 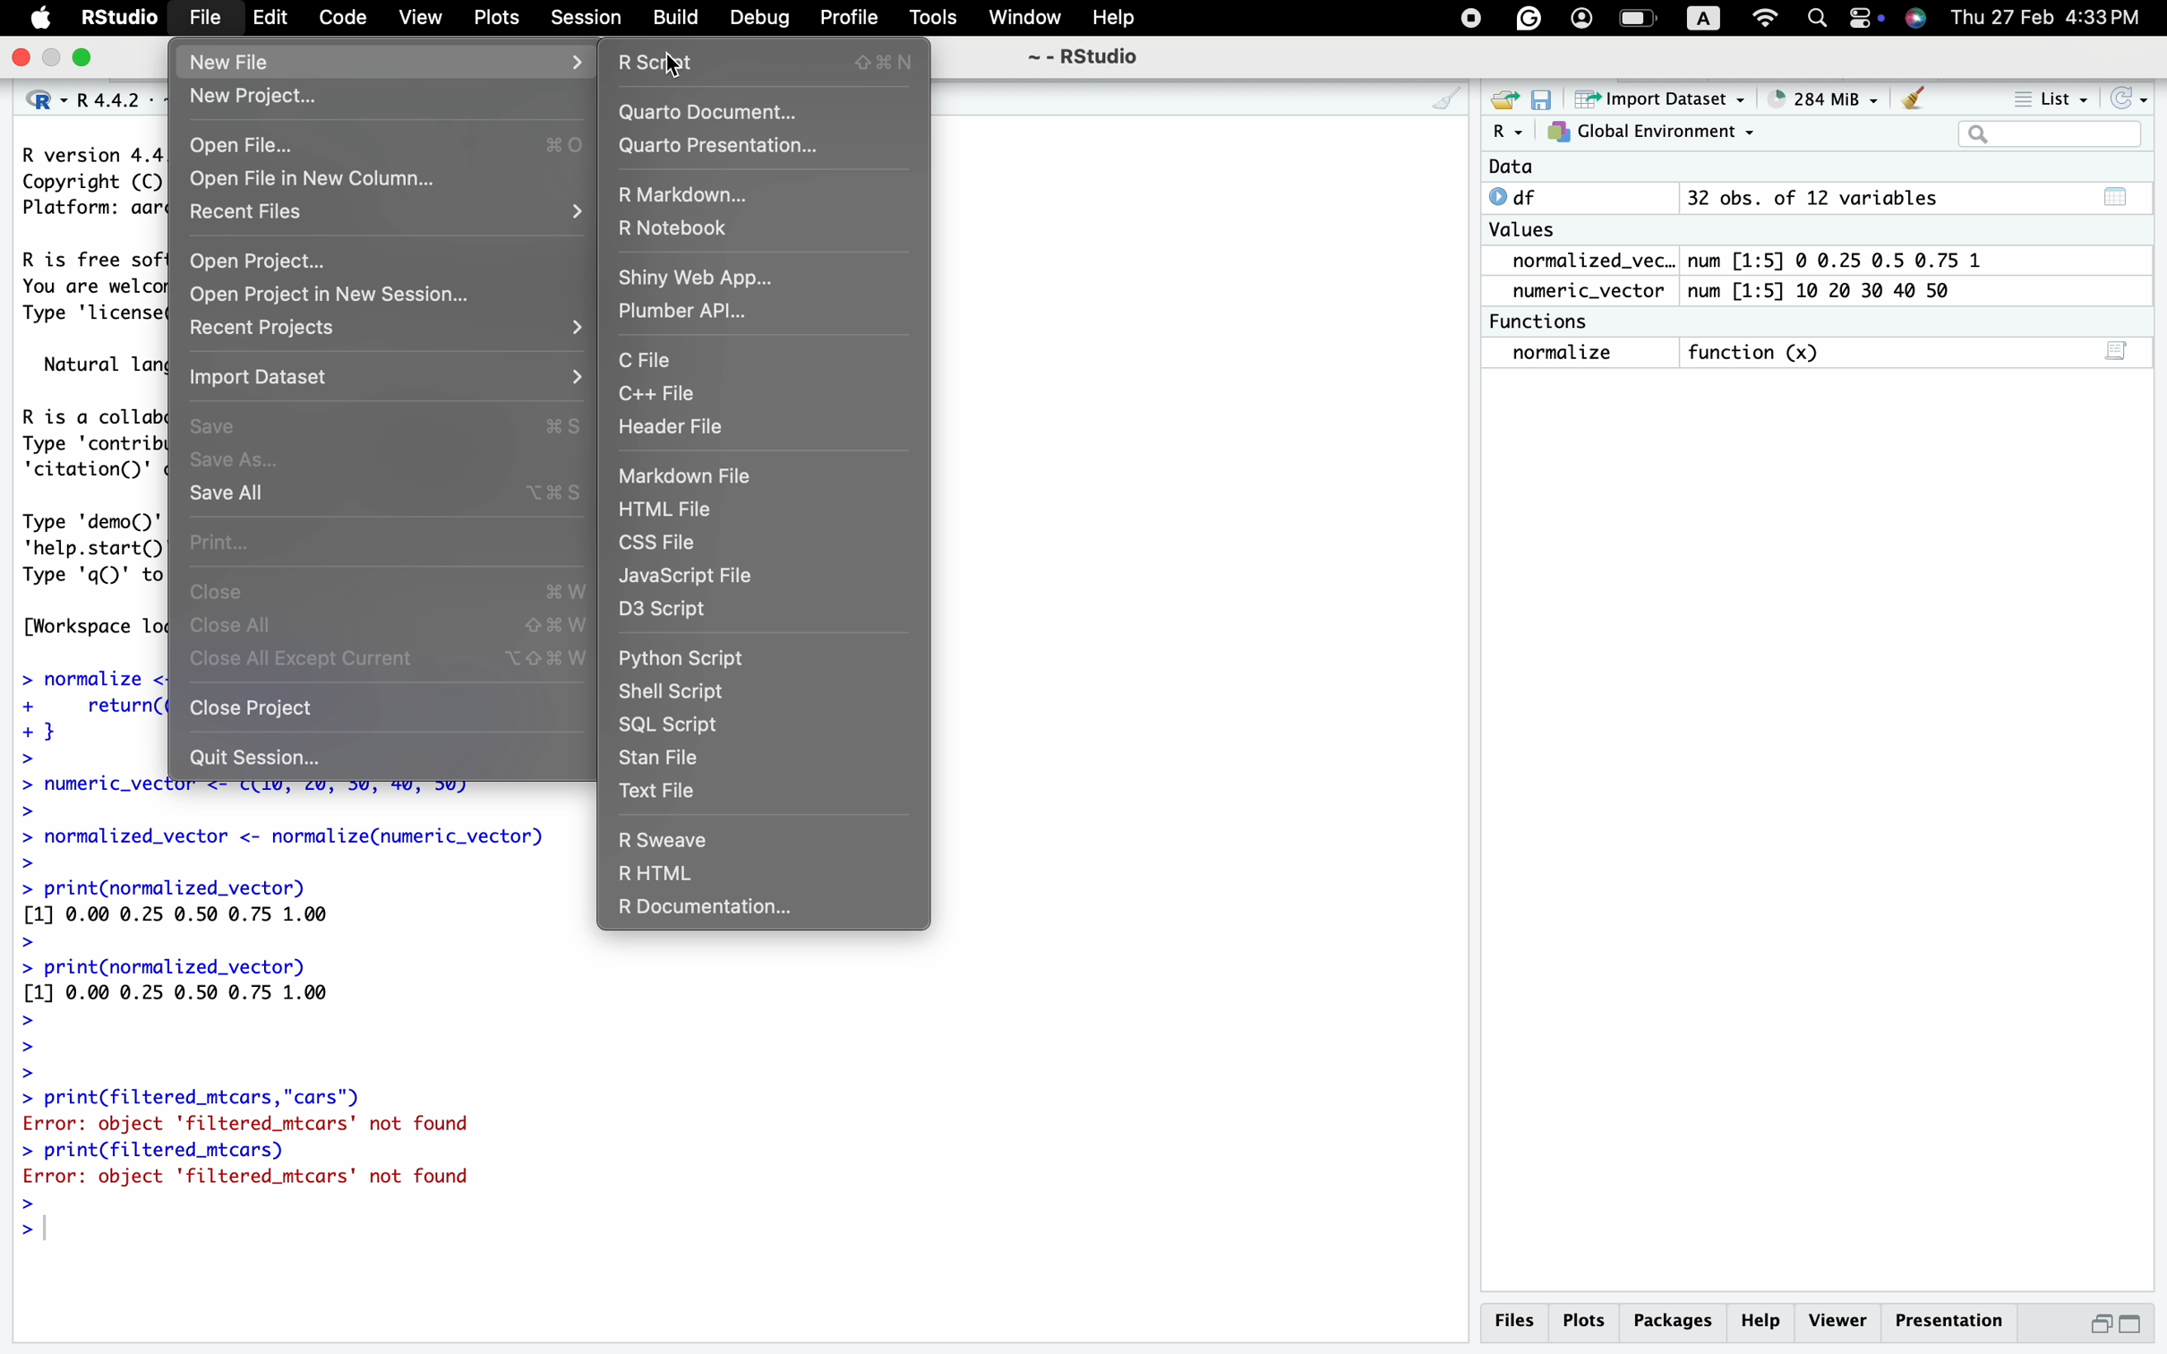 I want to click on minimise, so click(x=51, y=56).